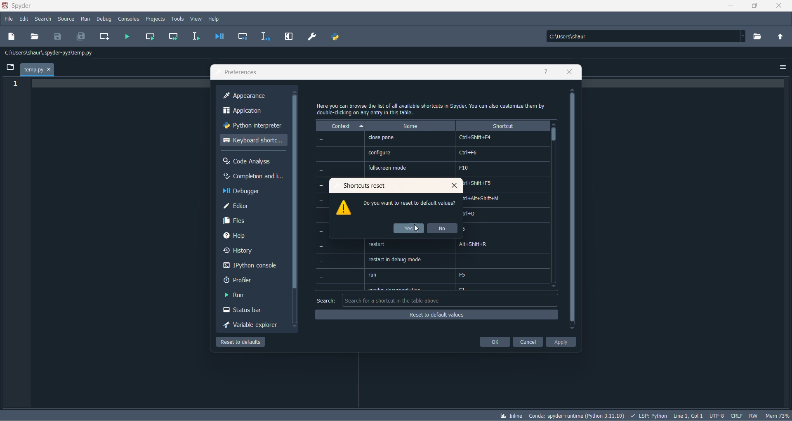 The width and height of the screenshot is (792, 421). Describe the element at coordinates (243, 37) in the screenshot. I see `debug cell` at that location.